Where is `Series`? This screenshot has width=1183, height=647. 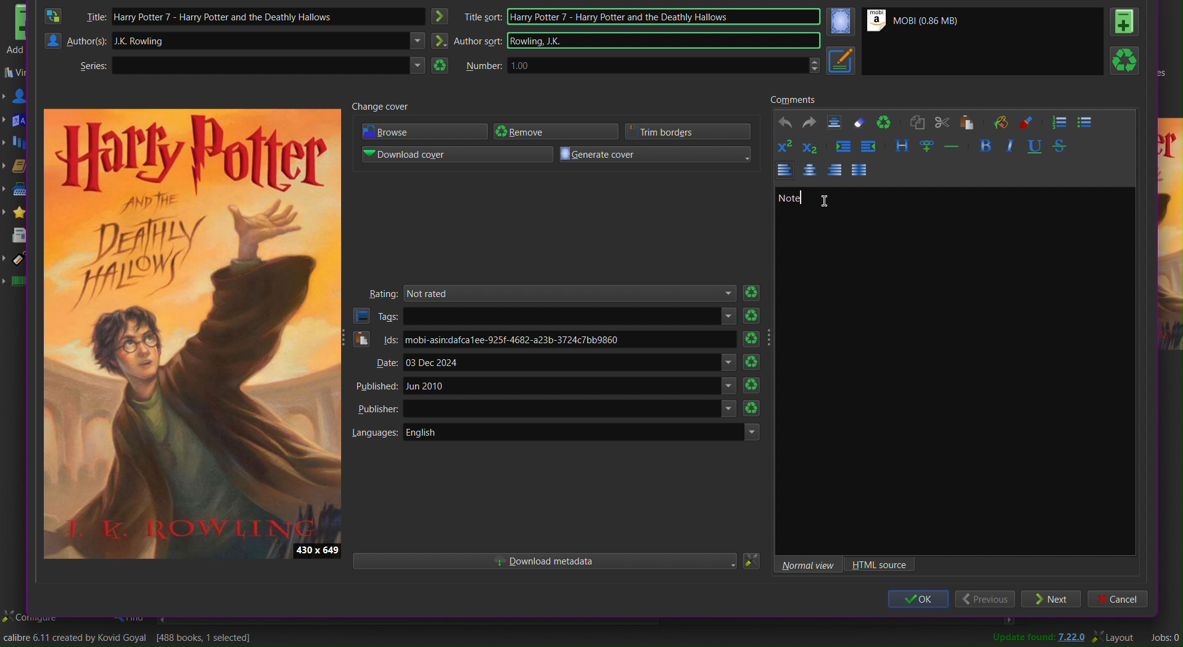 Series is located at coordinates (89, 70).